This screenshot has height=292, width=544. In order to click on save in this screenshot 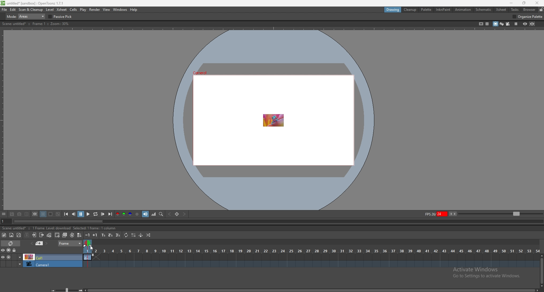, I will do `click(12, 214)`.